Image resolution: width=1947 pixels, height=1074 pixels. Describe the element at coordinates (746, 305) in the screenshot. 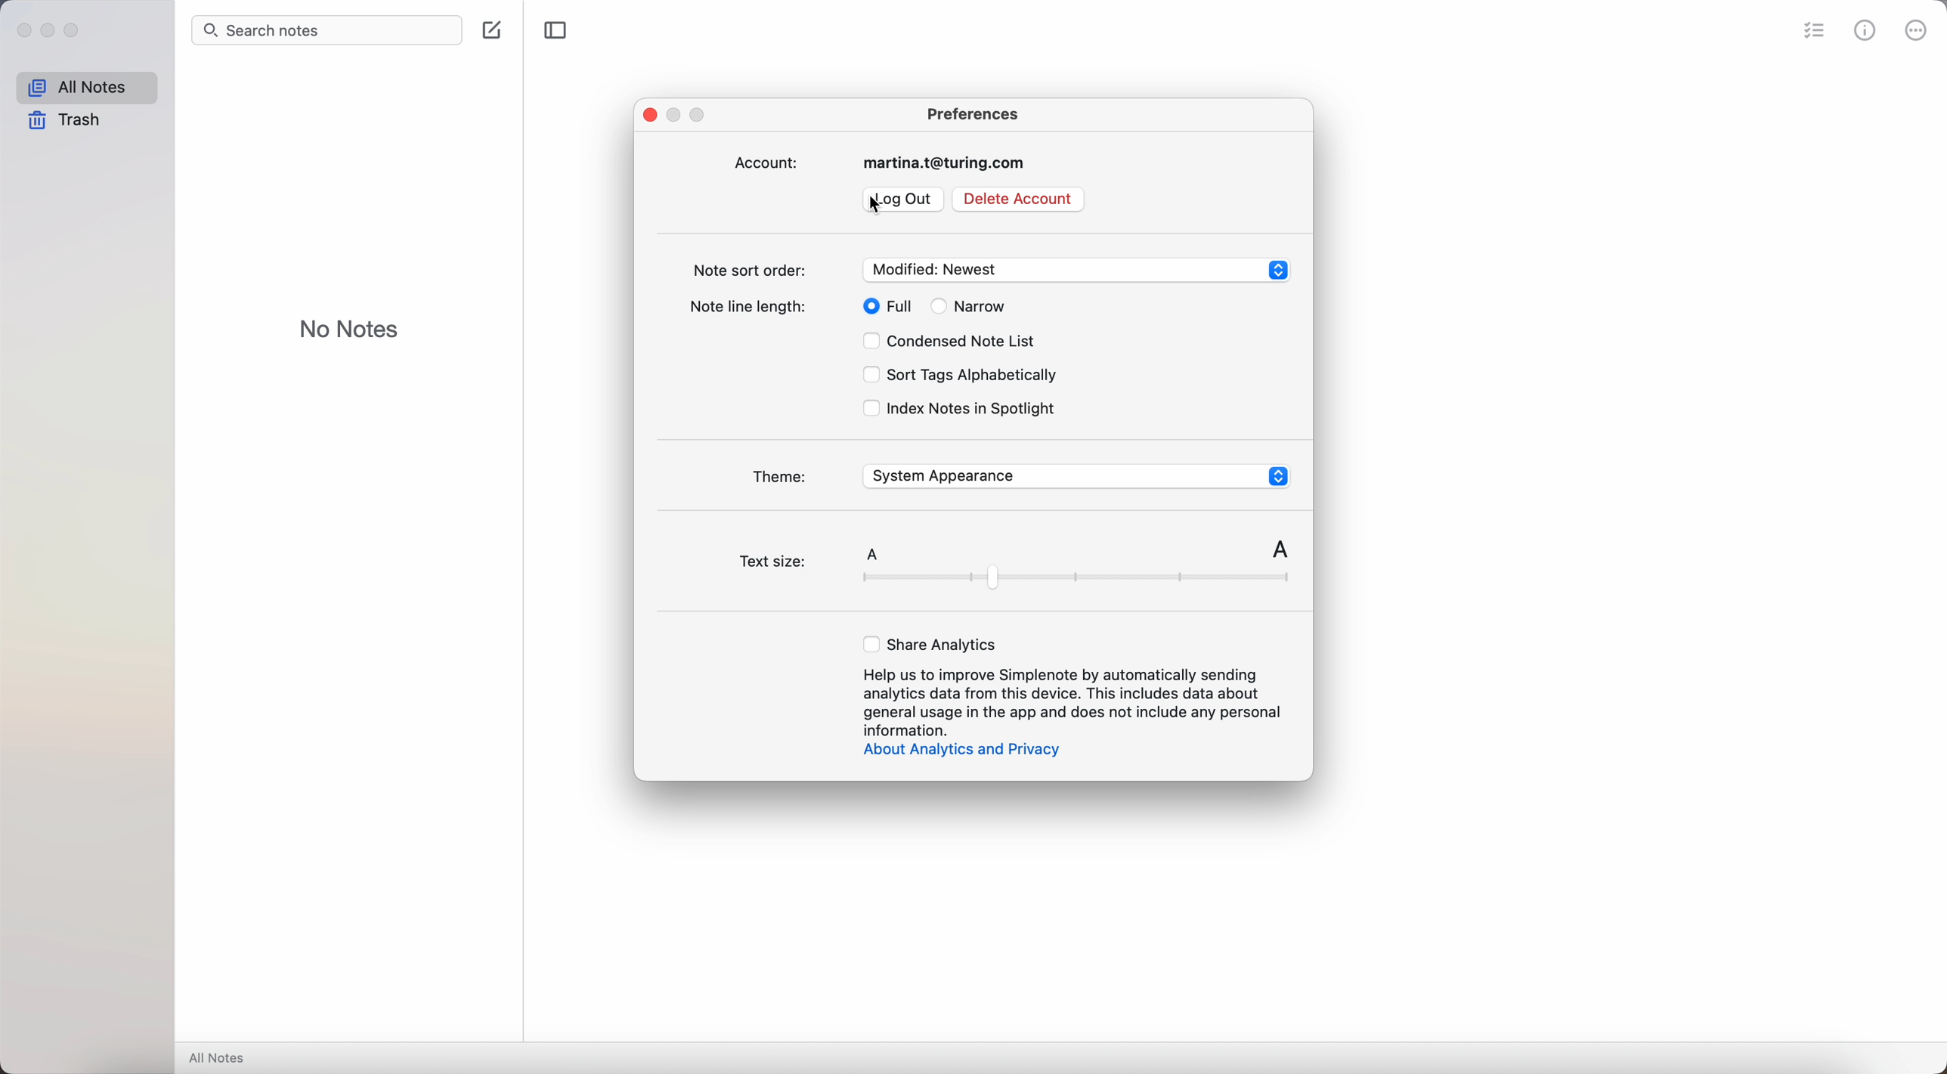

I see `note line length` at that location.